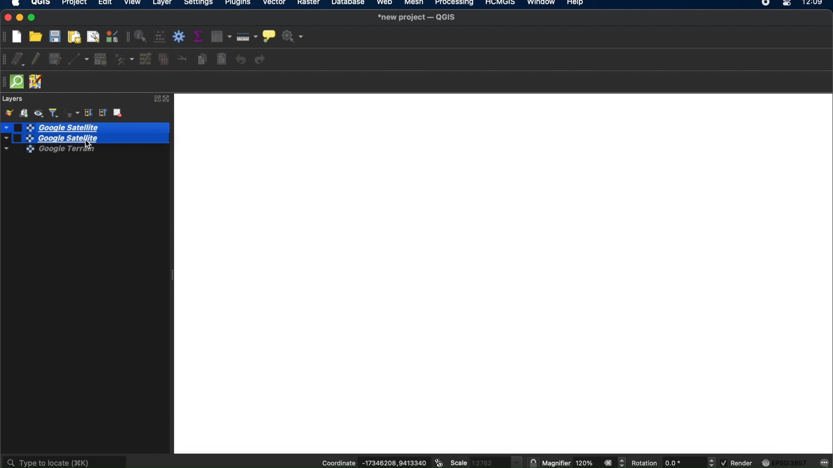 Image resolution: width=833 pixels, height=468 pixels. Describe the element at coordinates (570, 463) in the screenshot. I see `magnifier 120%` at that location.